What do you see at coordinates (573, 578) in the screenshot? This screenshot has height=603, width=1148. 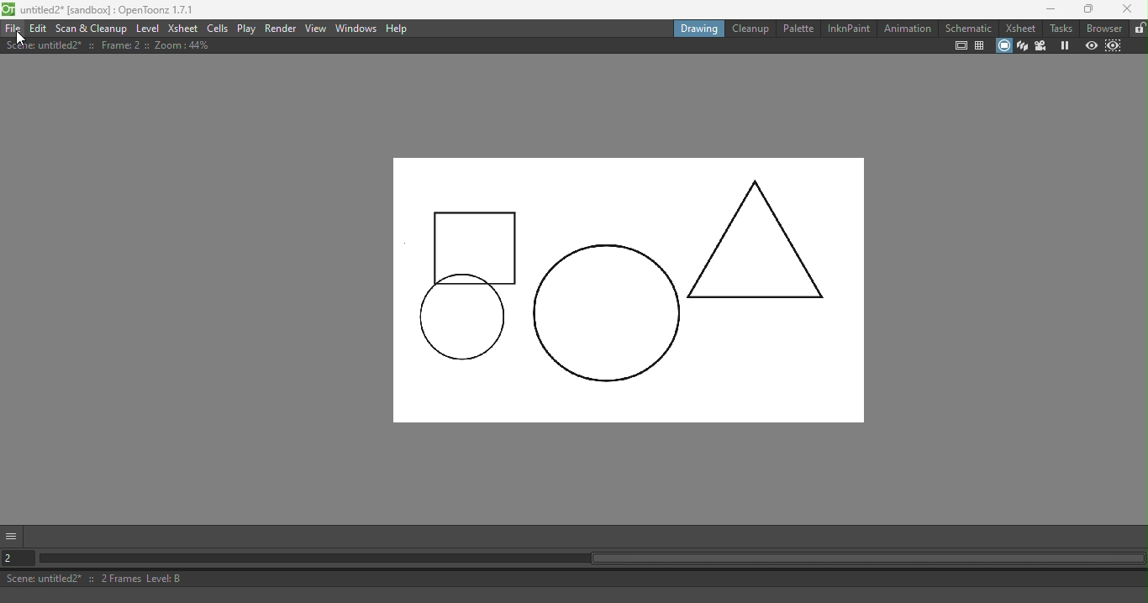 I see `Scene: untitled2* :: 2 Frames Level: B` at bounding box center [573, 578].